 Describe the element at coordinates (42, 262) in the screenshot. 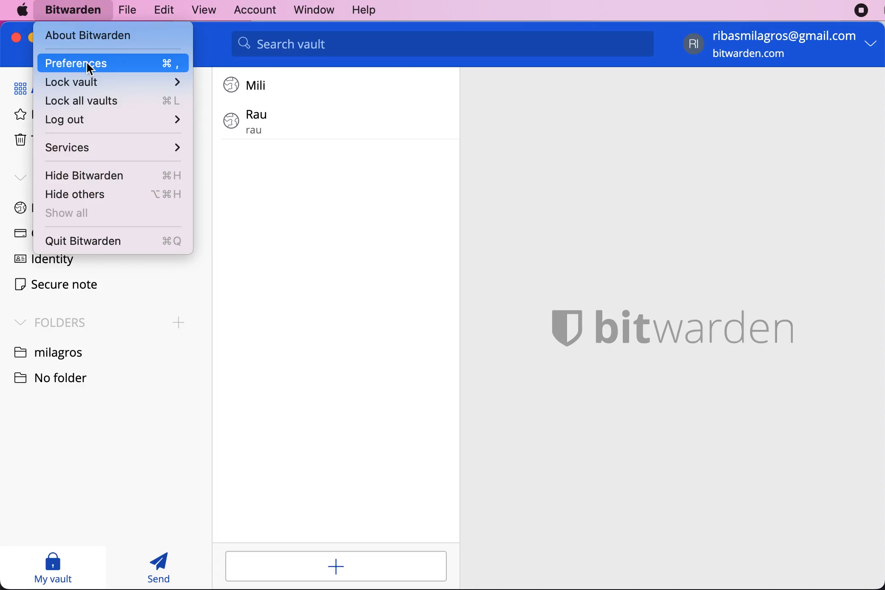

I see `identity` at that location.